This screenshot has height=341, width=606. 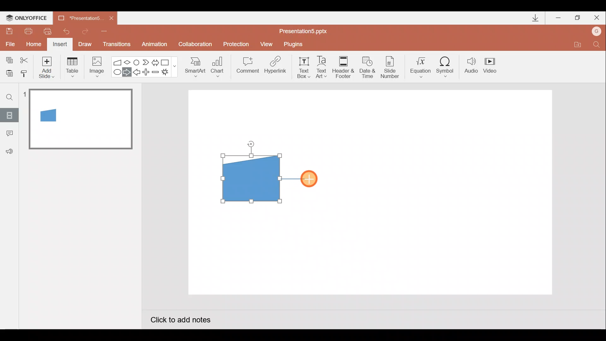 I want to click on Flowchart - manual input, so click(x=118, y=62).